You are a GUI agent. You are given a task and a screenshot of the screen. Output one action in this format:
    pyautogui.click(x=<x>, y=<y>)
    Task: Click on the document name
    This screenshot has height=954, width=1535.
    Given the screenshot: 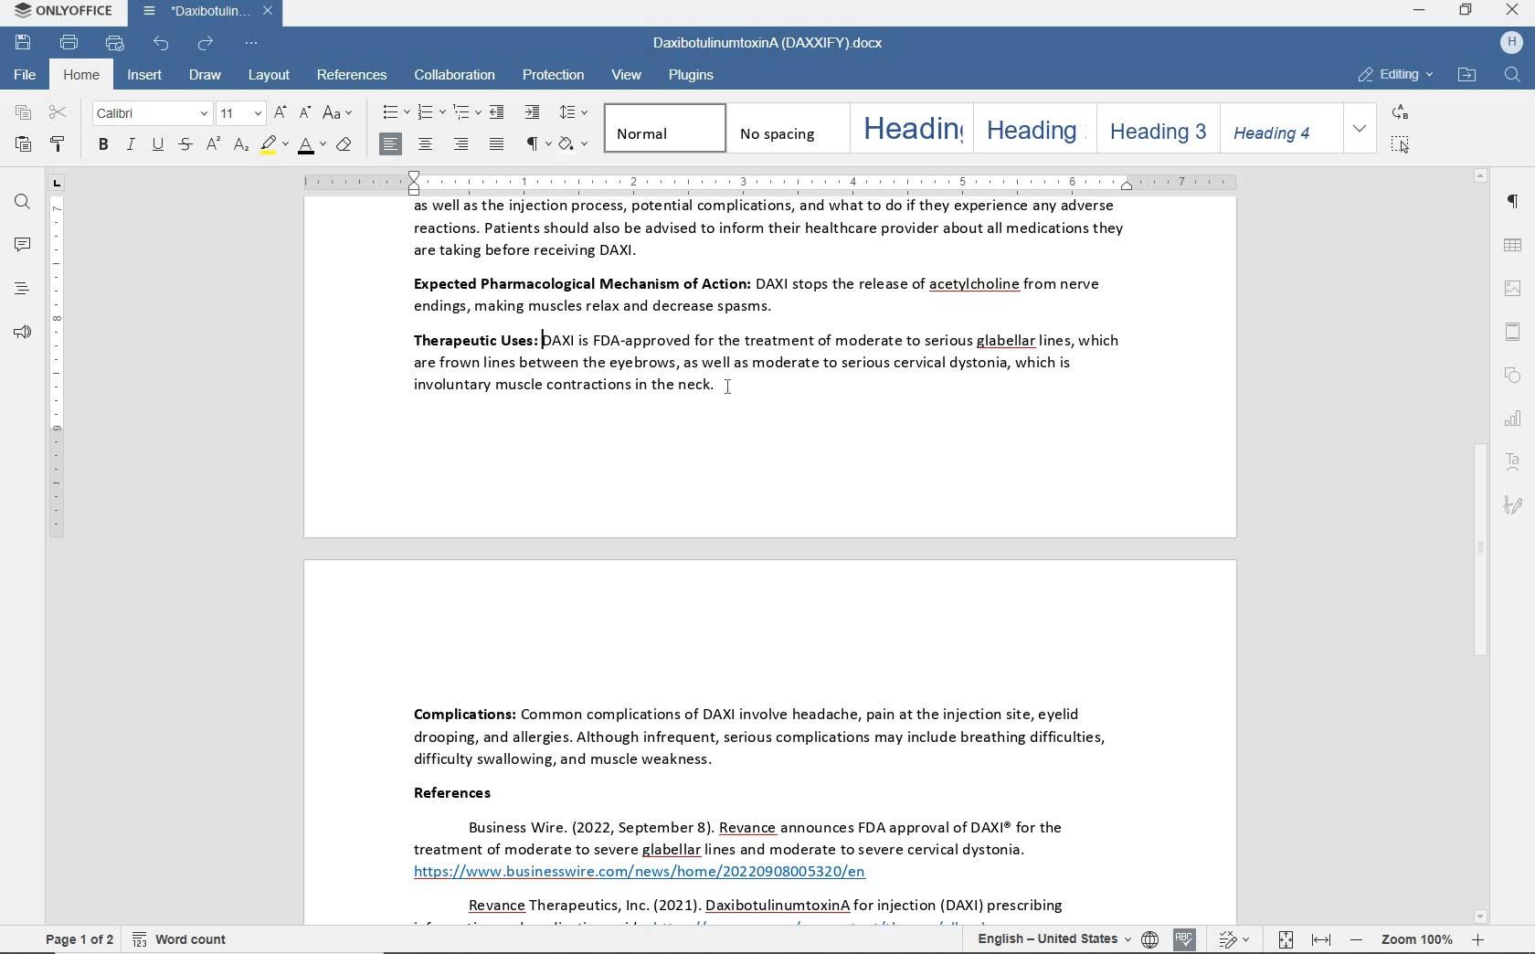 What is the action you would take?
    pyautogui.click(x=766, y=45)
    